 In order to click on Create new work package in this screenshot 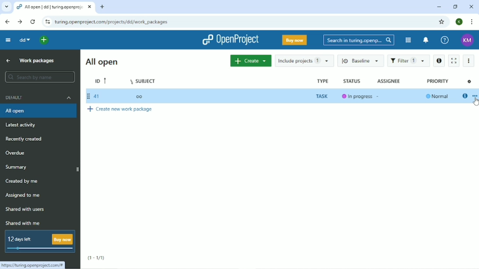, I will do `click(121, 109)`.